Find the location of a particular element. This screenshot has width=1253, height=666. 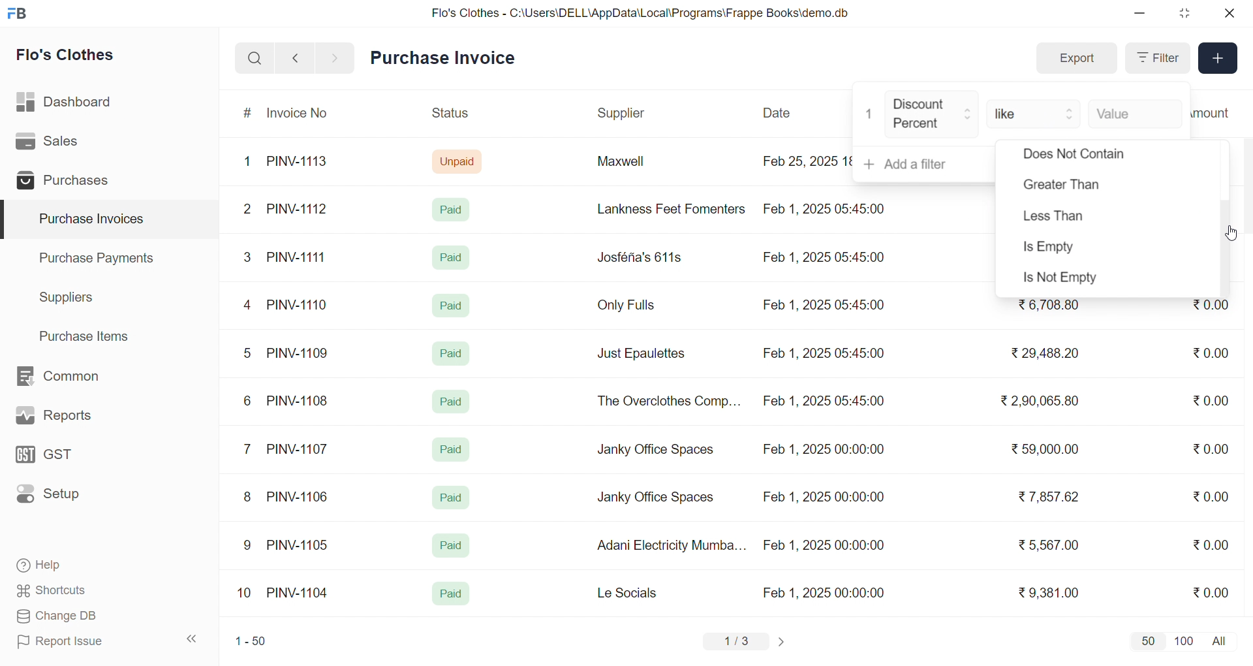

PINV-1110 is located at coordinates (298, 304).